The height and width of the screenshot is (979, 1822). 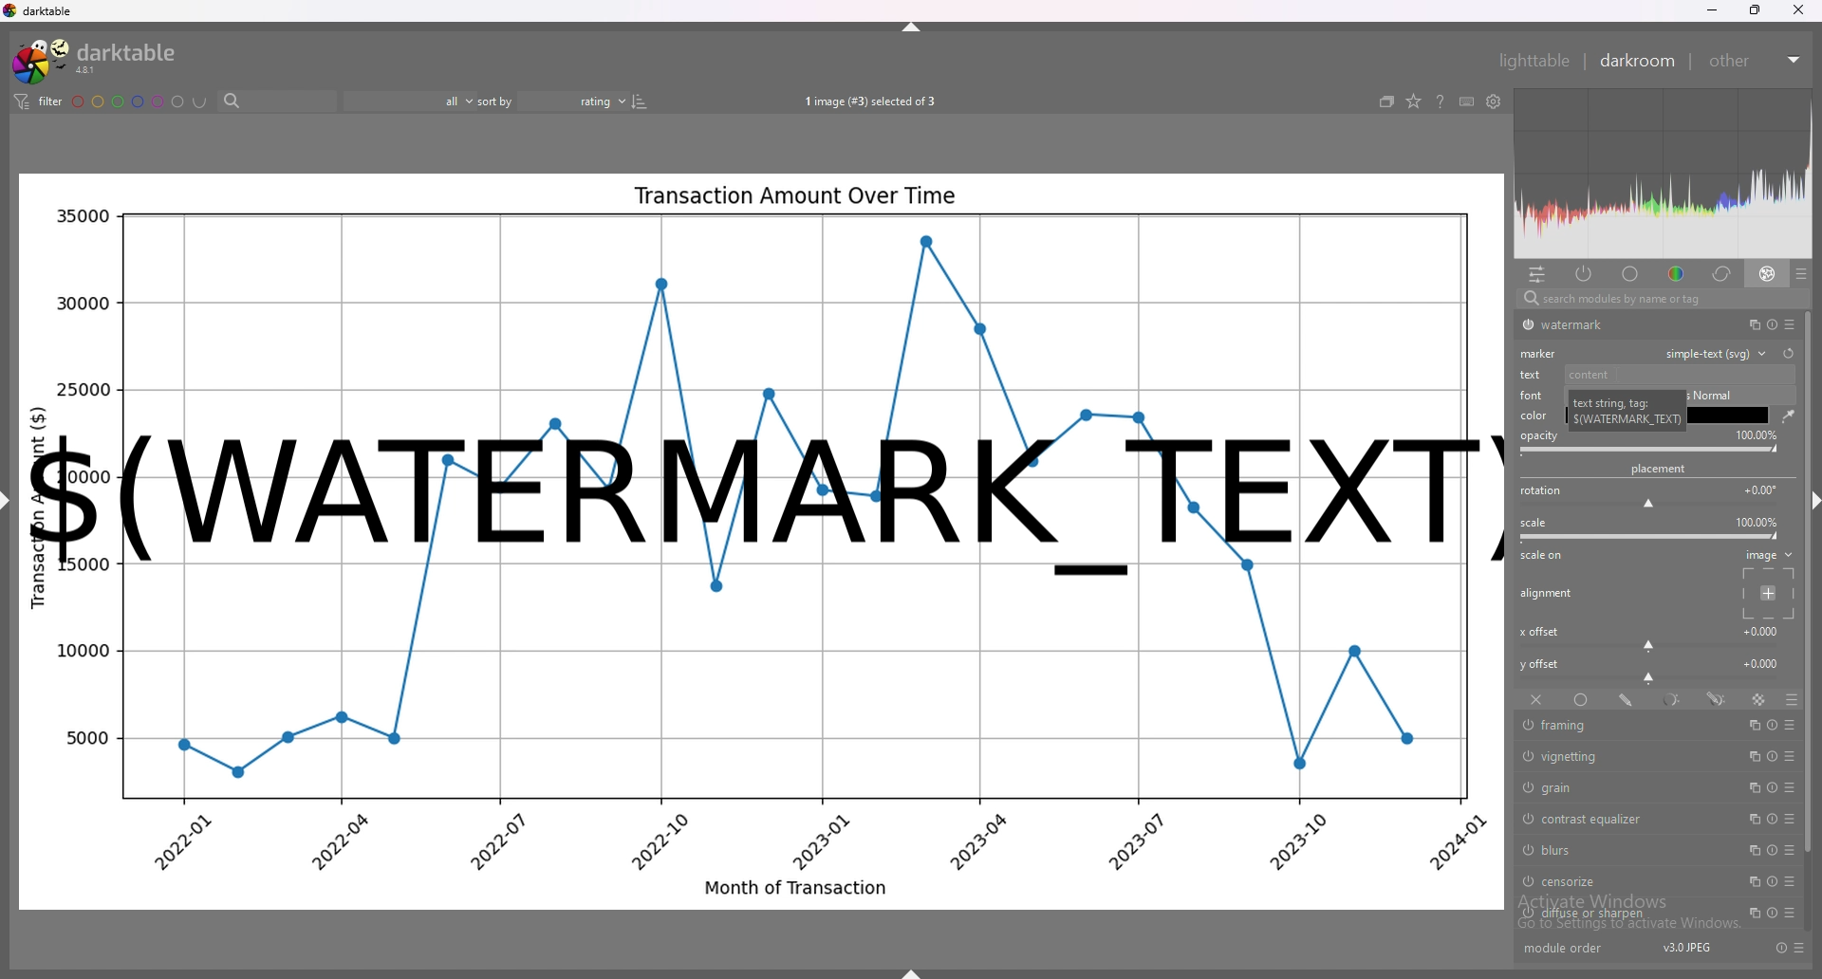 What do you see at coordinates (1618, 786) in the screenshot?
I see `grain` at bounding box center [1618, 786].